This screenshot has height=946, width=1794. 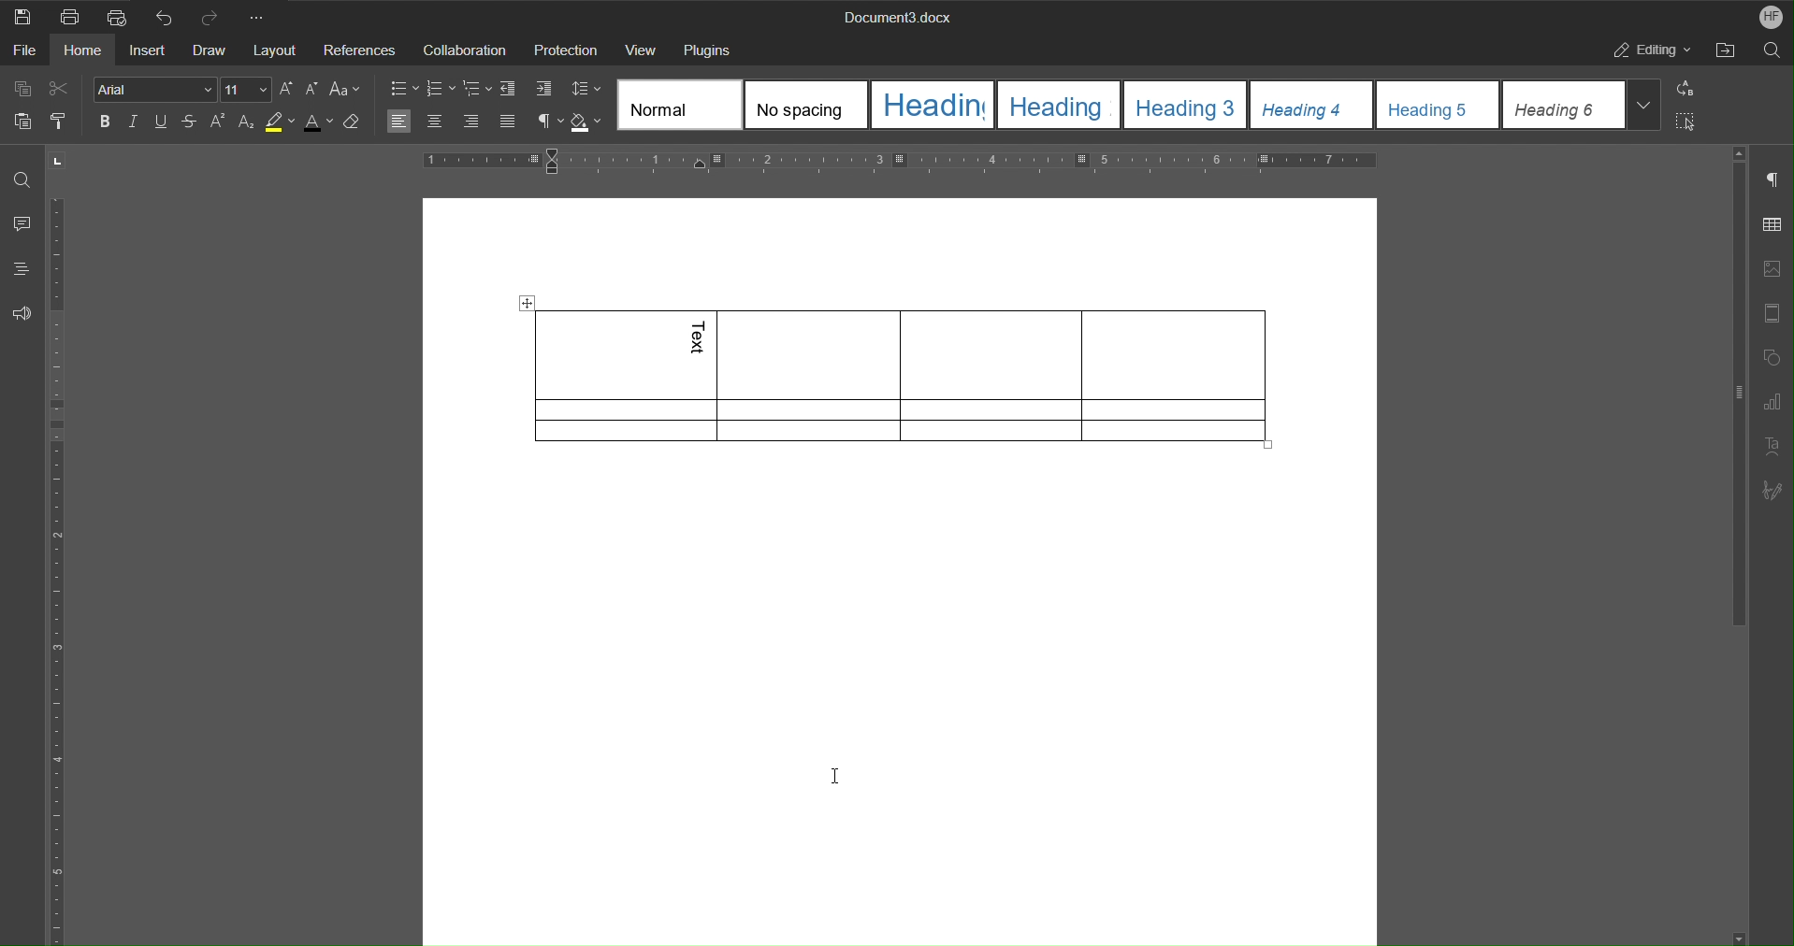 I want to click on Insert, so click(x=147, y=50).